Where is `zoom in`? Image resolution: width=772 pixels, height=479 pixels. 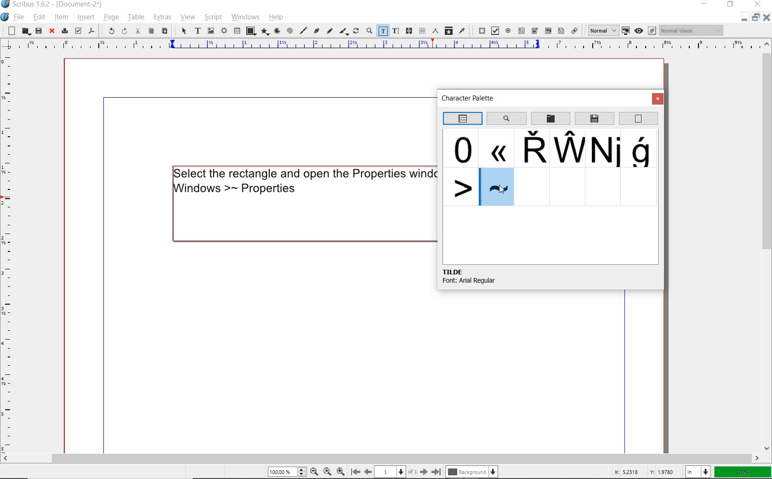
zoom in is located at coordinates (341, 470).